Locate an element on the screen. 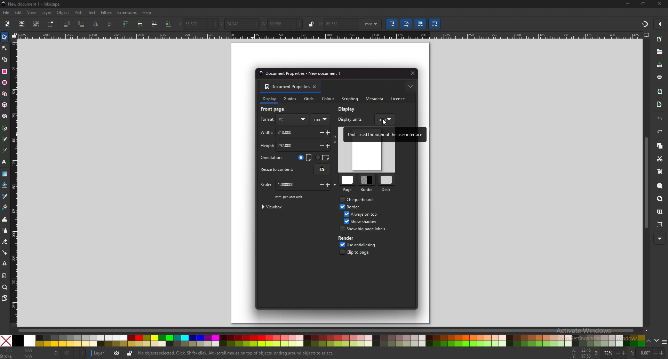  current layer visibility is located at coordinates (117, 354).